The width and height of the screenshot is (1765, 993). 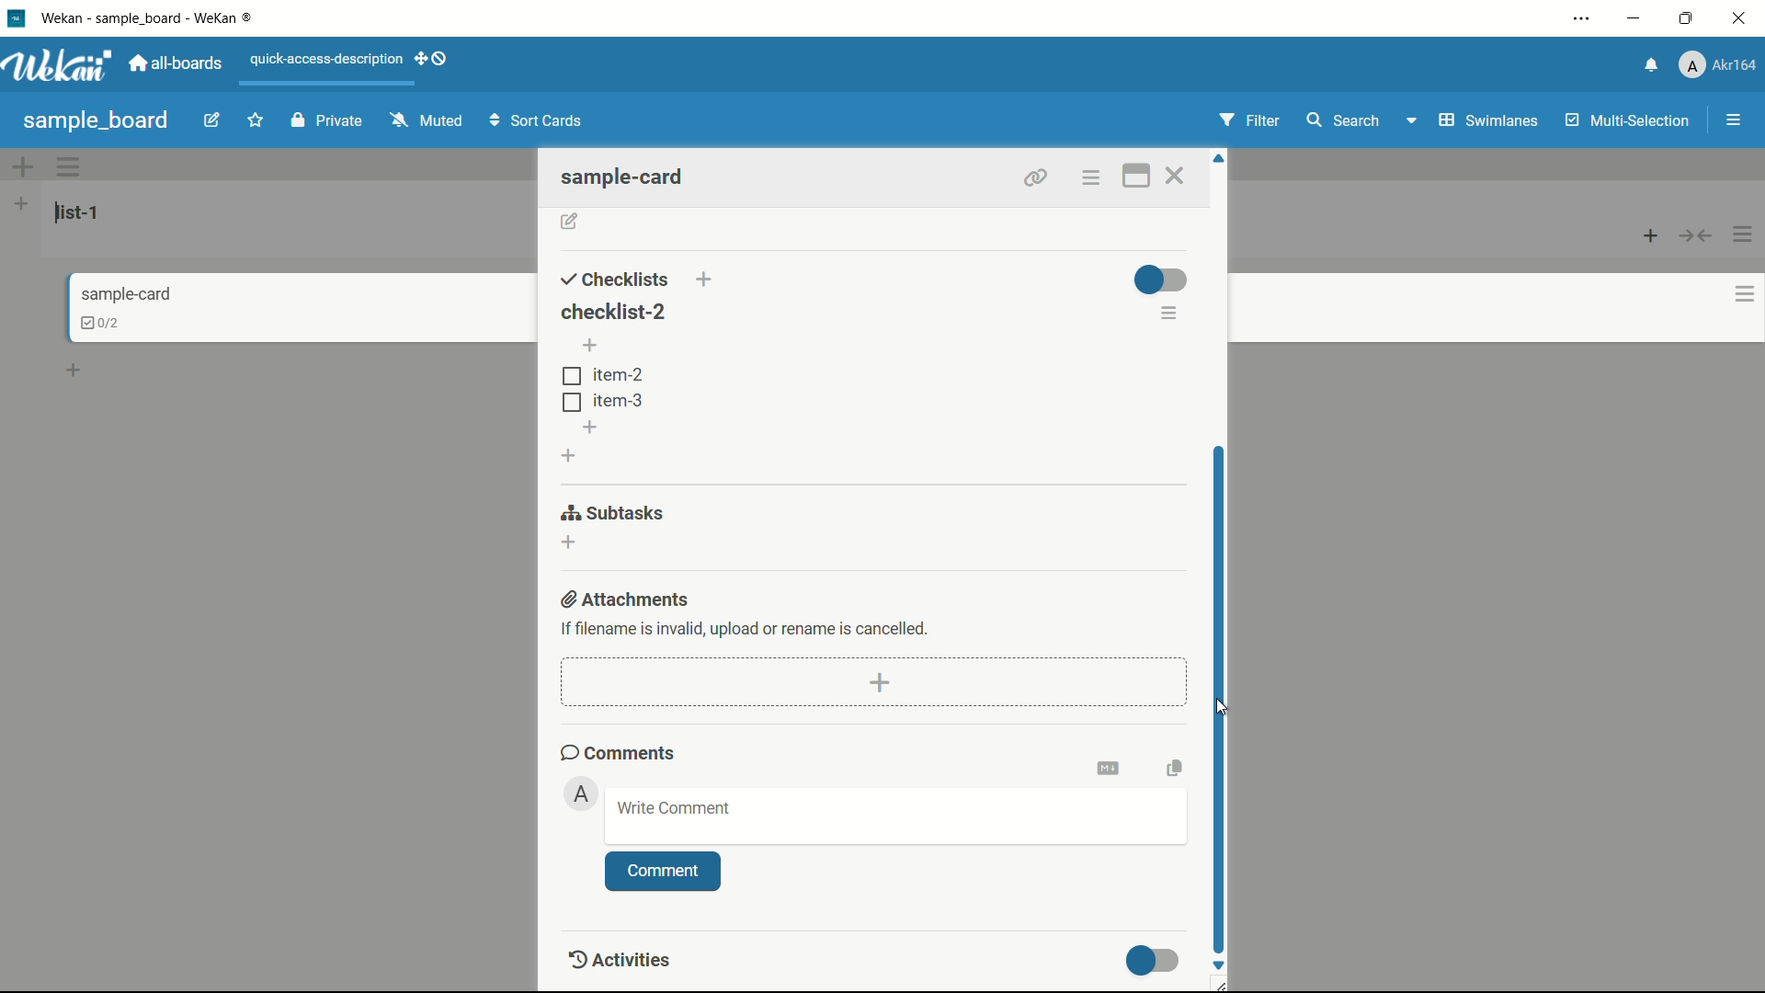 I want to click on item-2, so click(x=602, y=376).